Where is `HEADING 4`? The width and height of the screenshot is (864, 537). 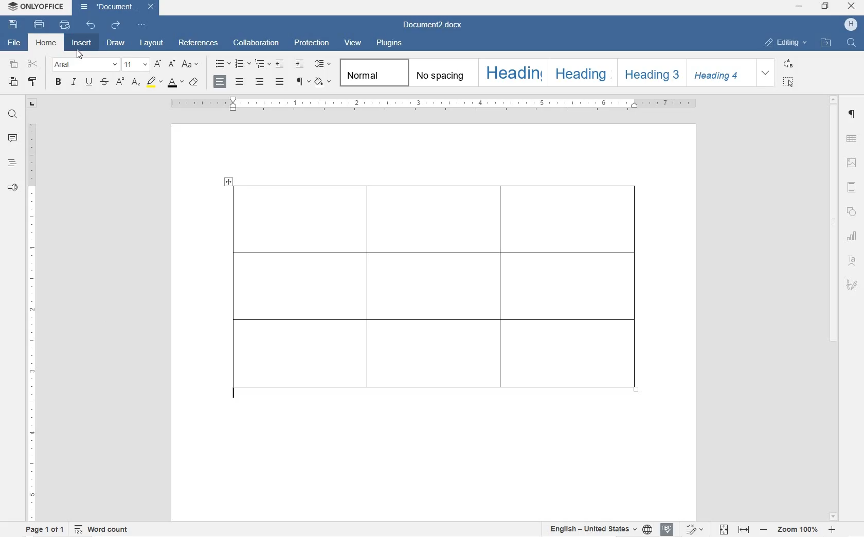
HEADING 4 is located at coordinates (719, 74).